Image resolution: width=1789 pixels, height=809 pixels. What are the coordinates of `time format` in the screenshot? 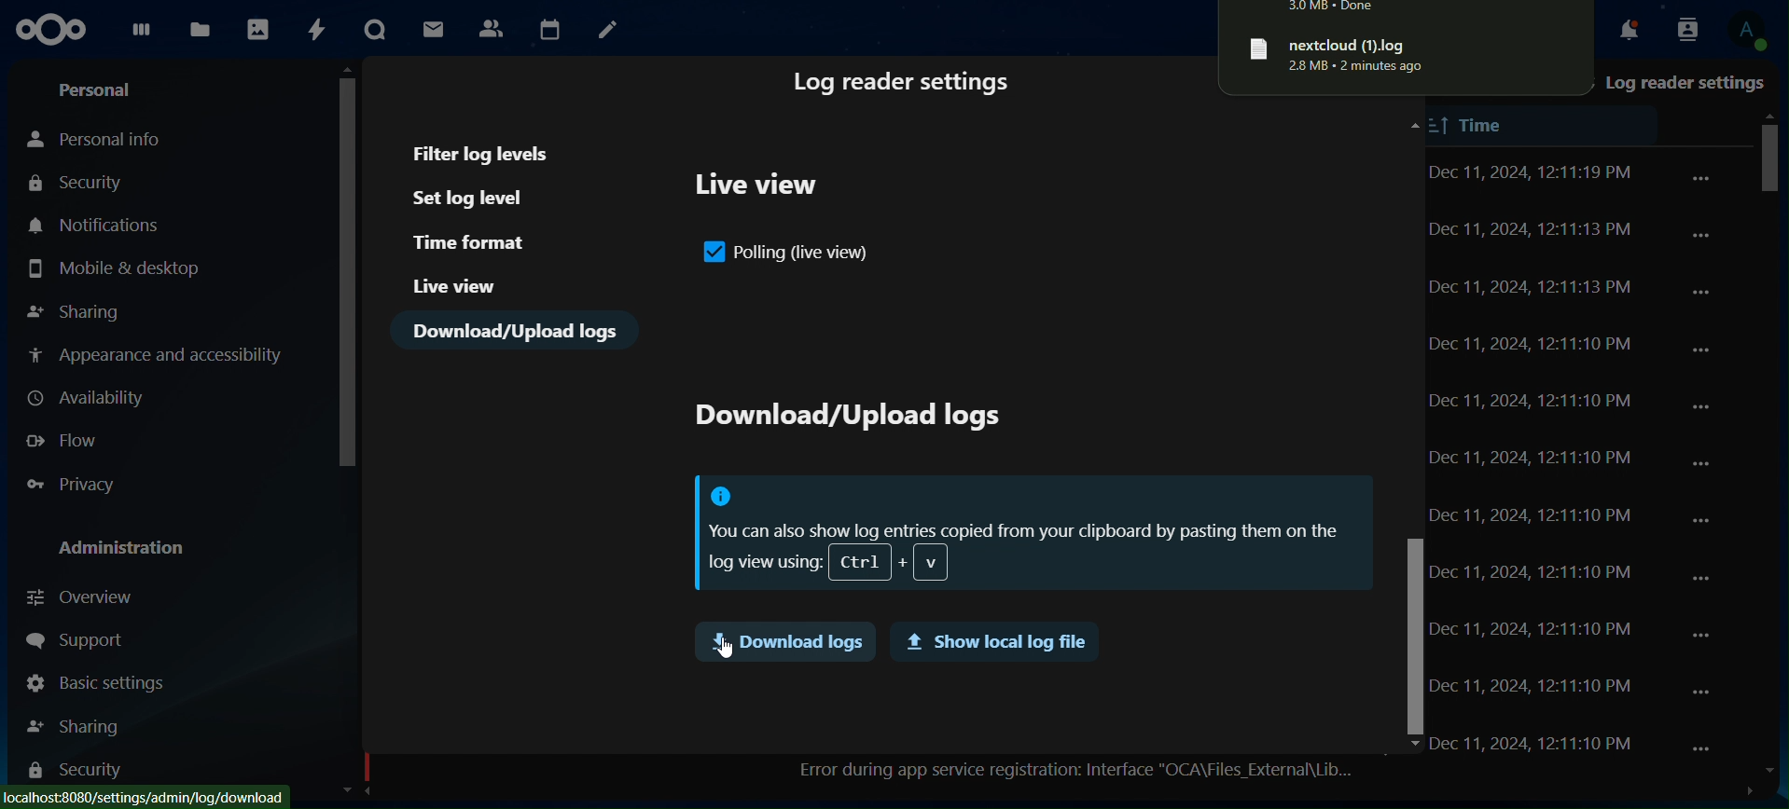 It's located at (473, 242).